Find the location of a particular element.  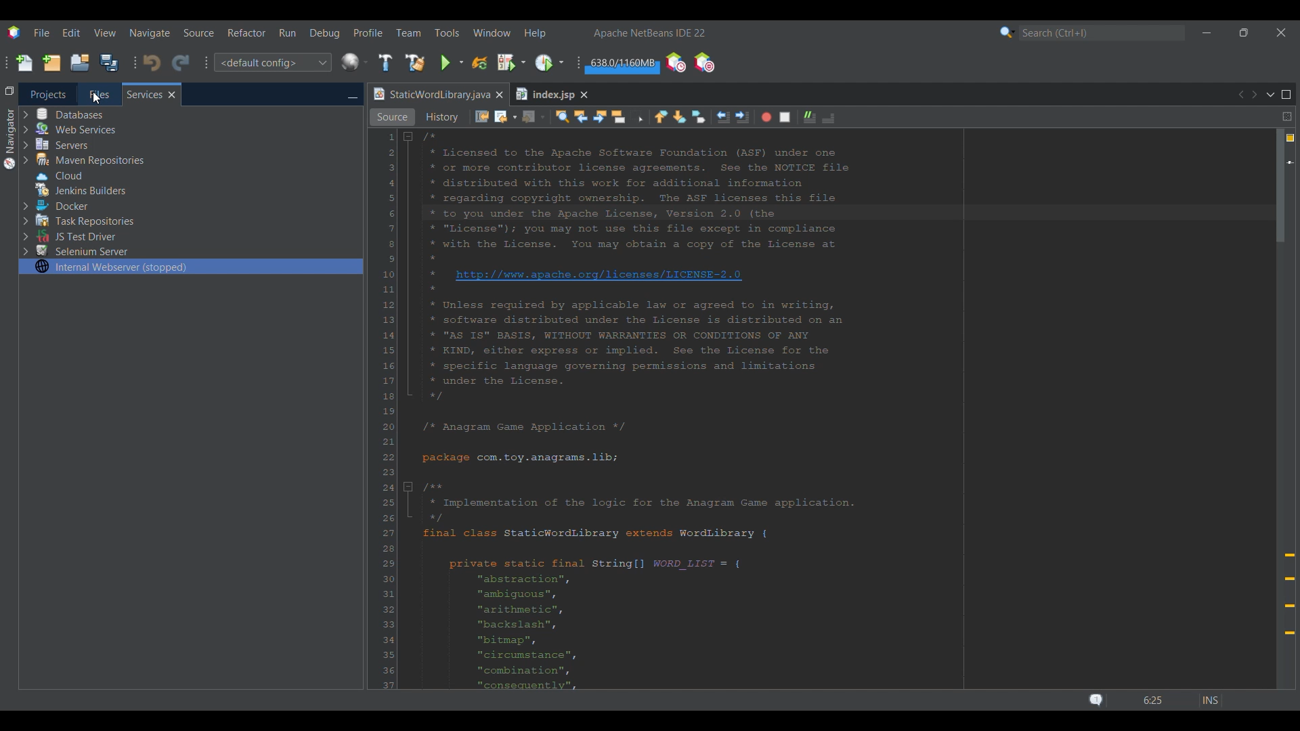

Show in smaller tab is located at coordinates (1244, 32).